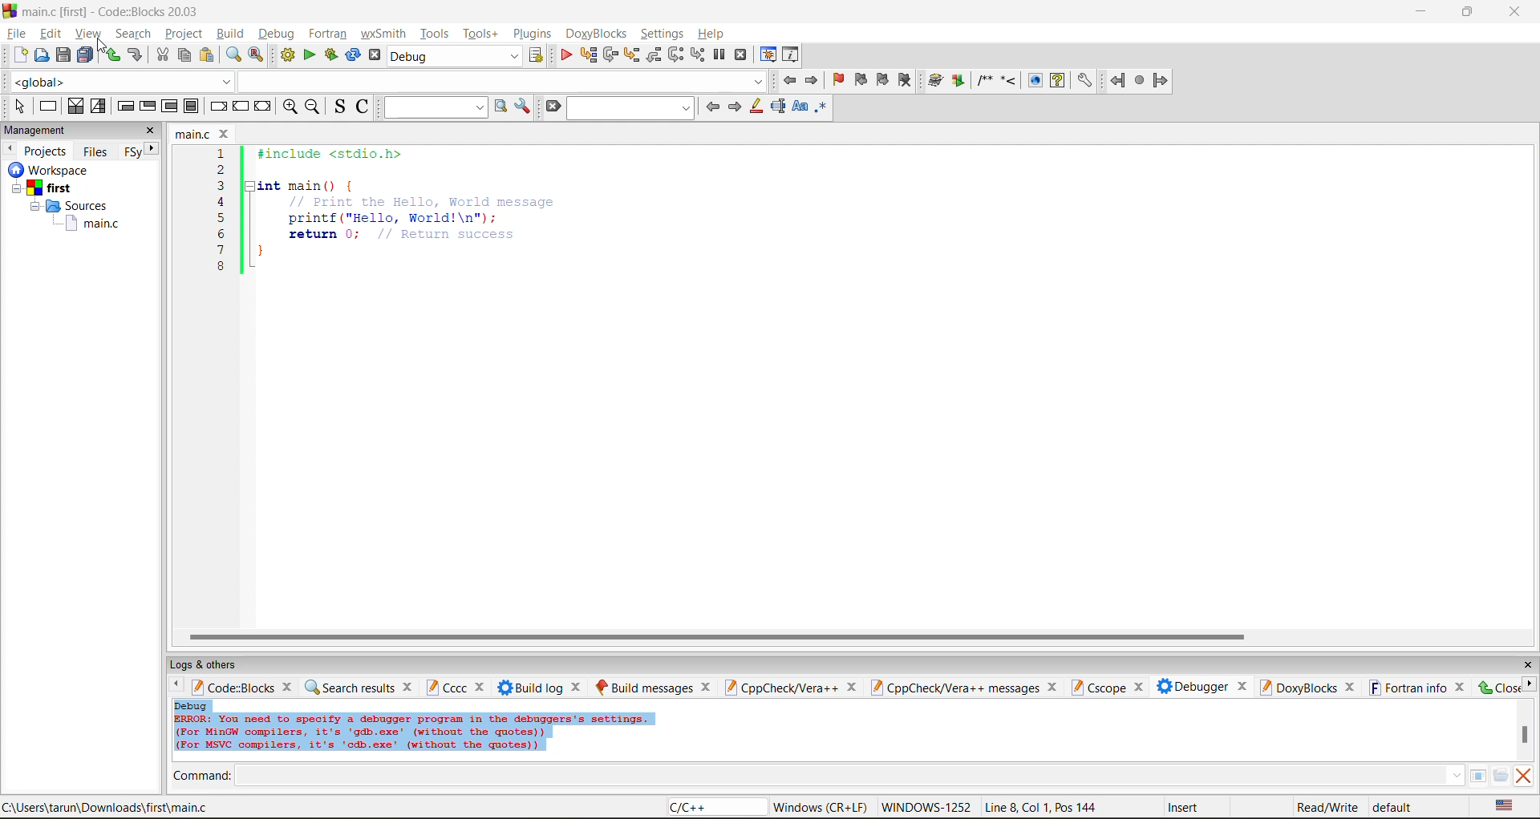 This screenshot has width=1540, height=819. I want to click on HTML help, so click(1060, 81).